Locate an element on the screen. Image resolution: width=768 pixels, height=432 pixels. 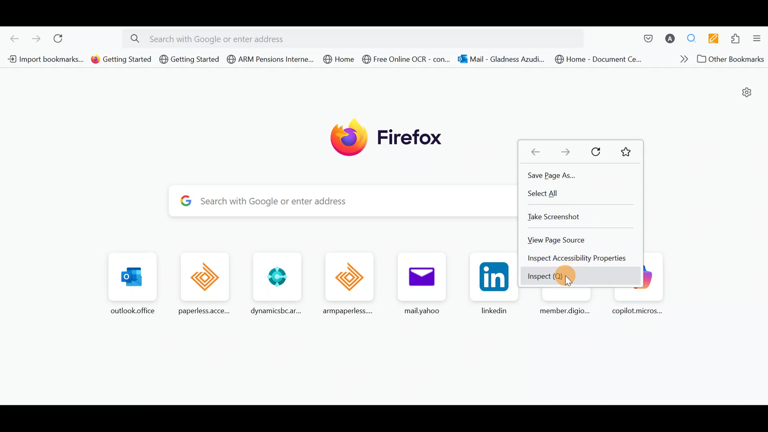
Personalize new tab is located at coordinates (746, 92).